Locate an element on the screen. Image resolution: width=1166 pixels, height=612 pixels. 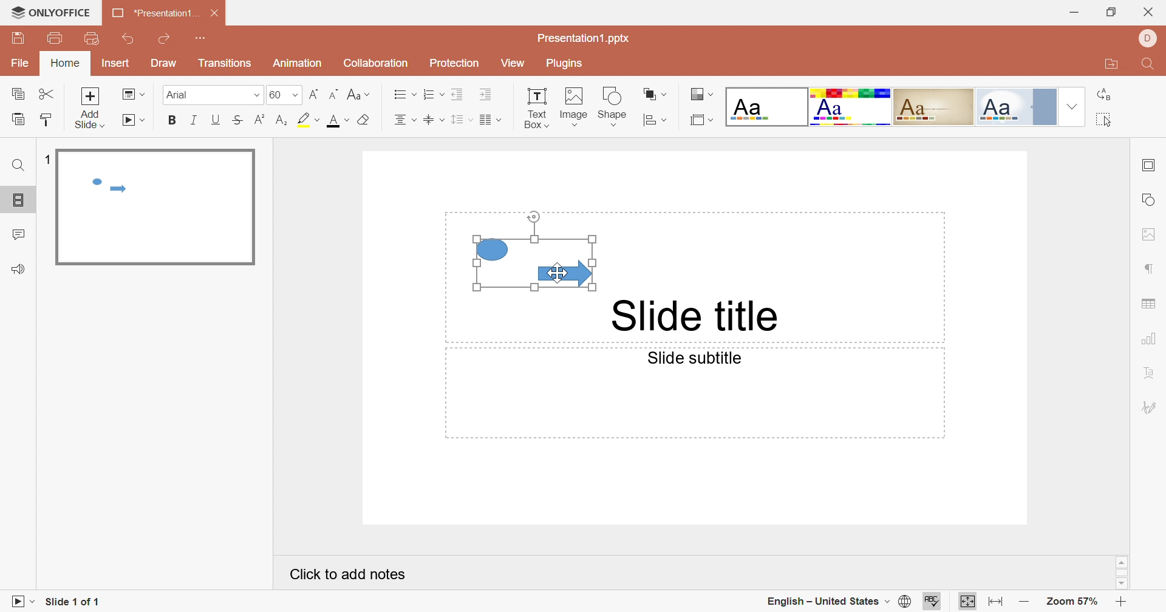
Paragraph settings is located at coordinates (1150, 270).